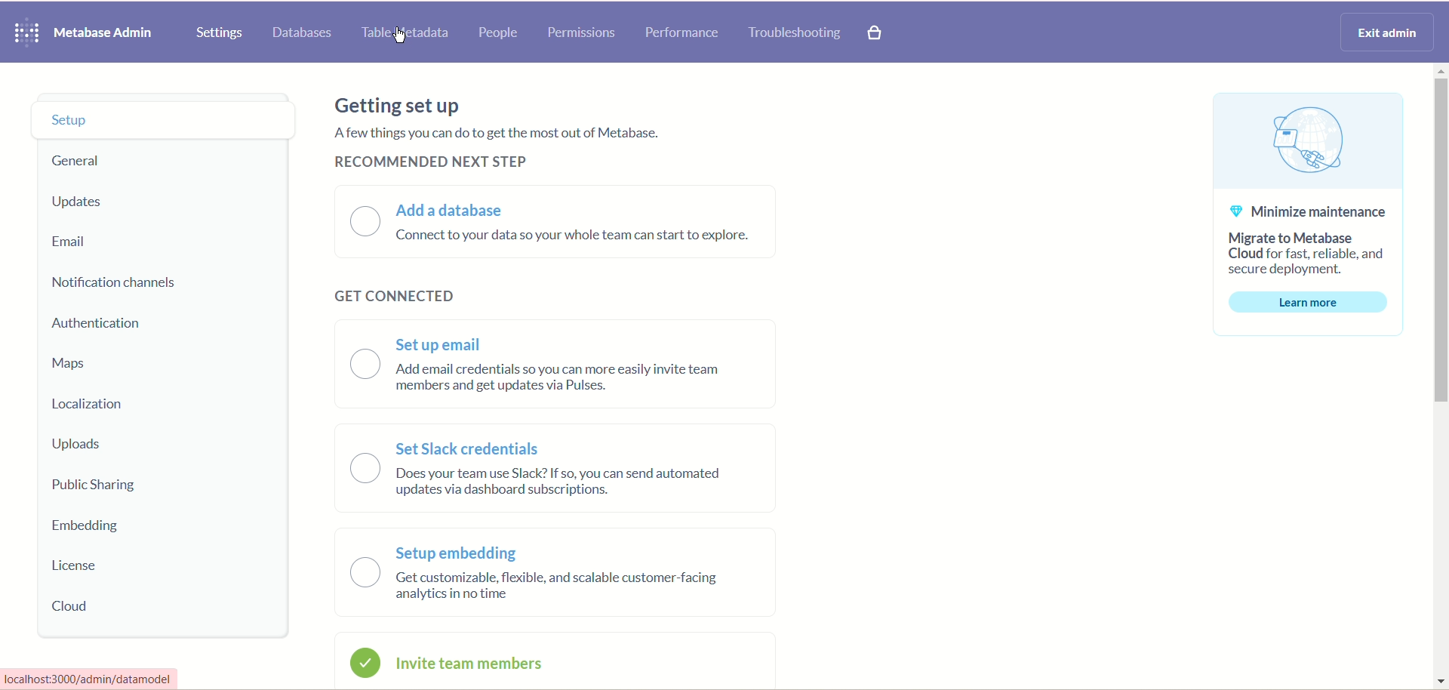  Describe the element at coordinates (71, 242) in the screenshot. I see `email` at that location.